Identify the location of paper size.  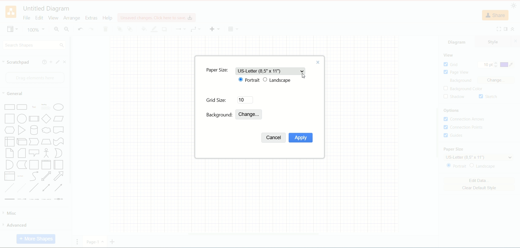
(217, 71).